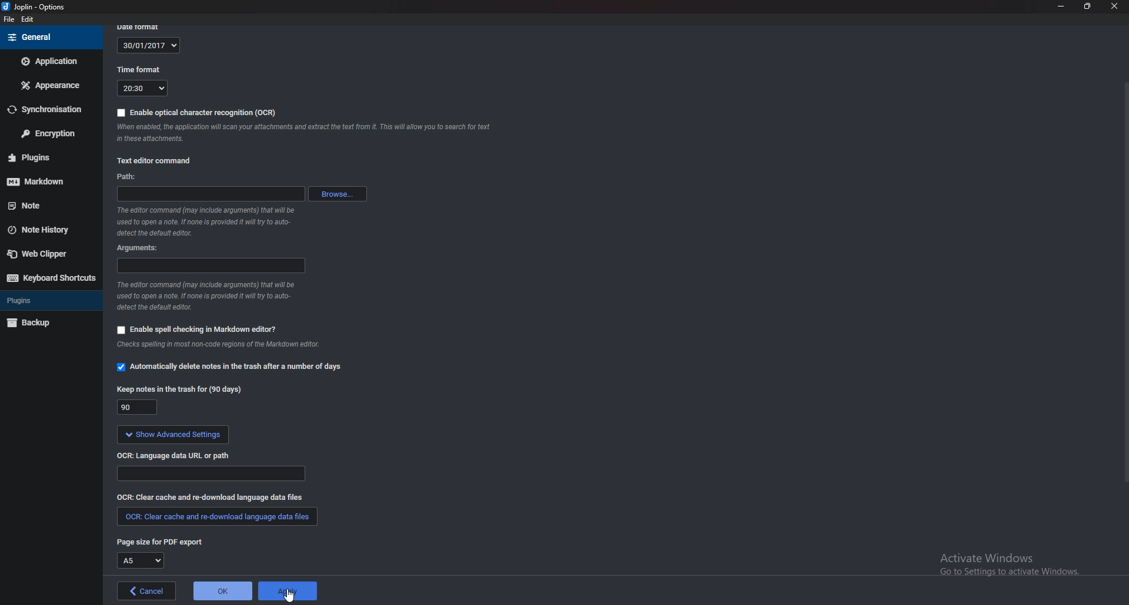 Image resolution: width=1129 pixels, height=605 pixels. What do you see at coordinates (214, 294) in the screenshot?
I see `Info on editor command` at bounding box center [214, 294].